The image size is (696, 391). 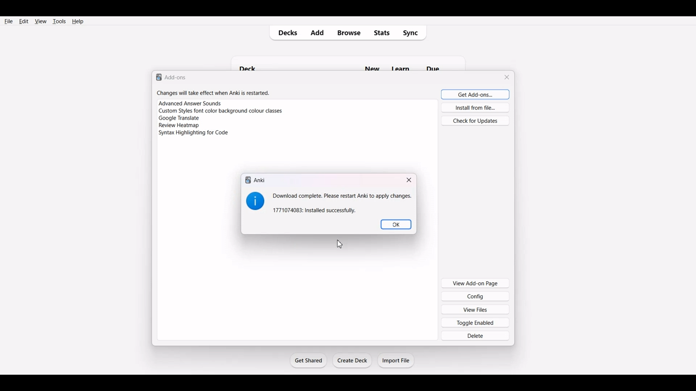 What do you see at coordinates (340, 243) in the screenshot?
I see `Cursor` at bounding box center [340, 243].